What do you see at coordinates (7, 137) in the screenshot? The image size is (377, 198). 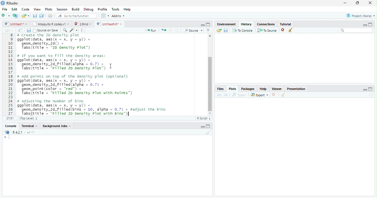 I see `>` at bounding box center [7, 137].